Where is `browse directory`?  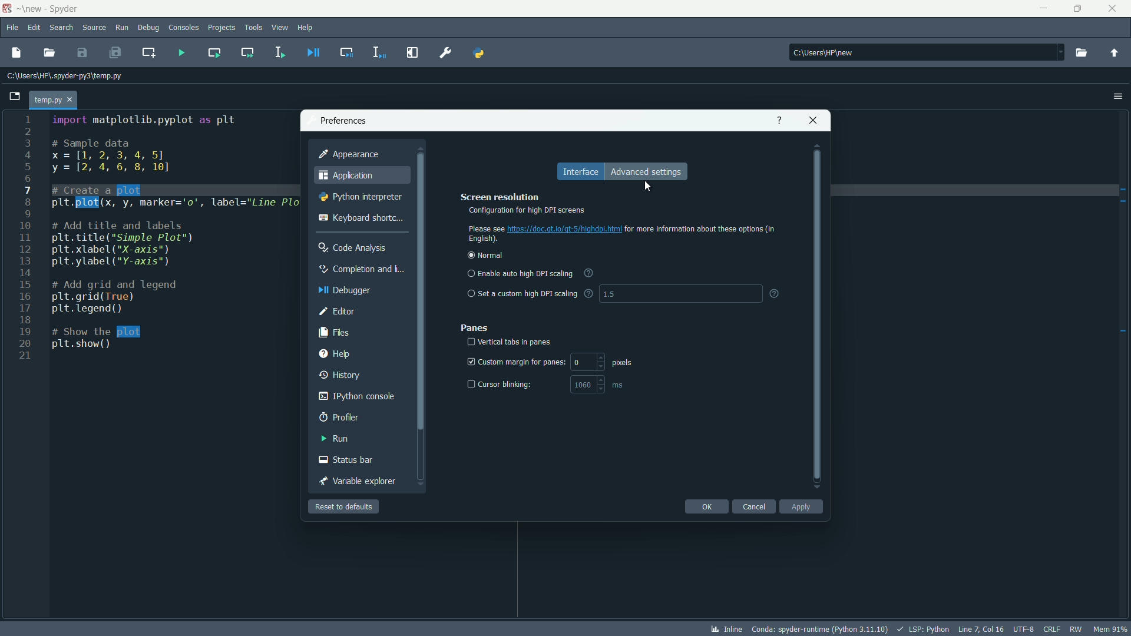
browse directory is located at coordinates (1080, 53).